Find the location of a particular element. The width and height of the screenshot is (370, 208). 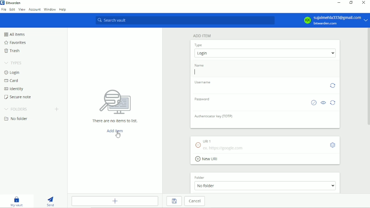

File is located at coordinates (3, 11).